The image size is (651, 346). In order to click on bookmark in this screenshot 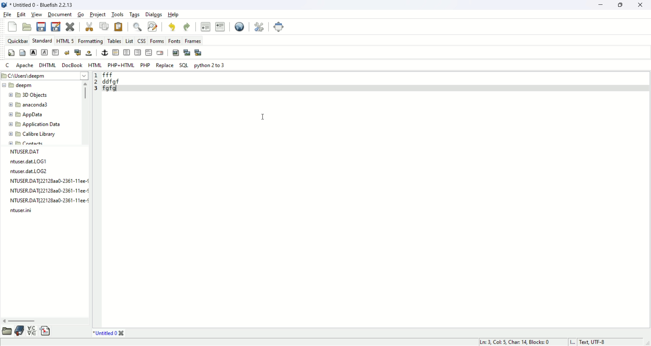, I will do `click(19, 331)`.